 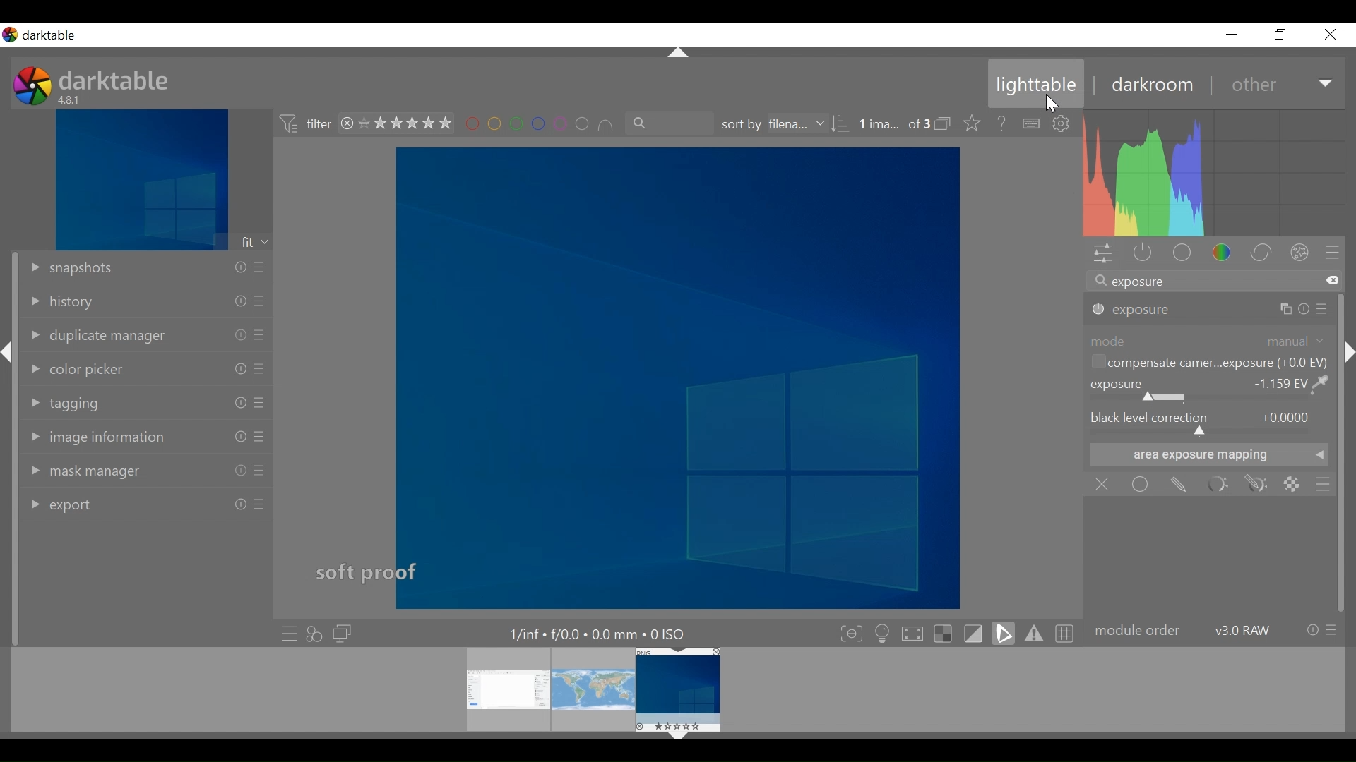 I want to click on quick access to presets, so click(x=285, y=633).